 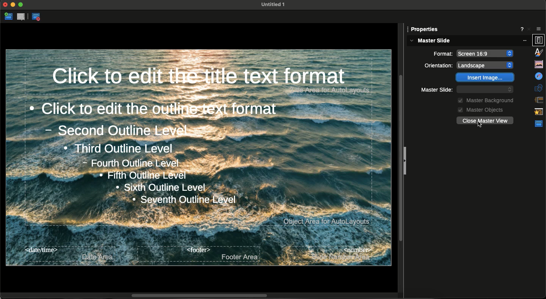 I want to click on Properties, so click(x=539, y=27).